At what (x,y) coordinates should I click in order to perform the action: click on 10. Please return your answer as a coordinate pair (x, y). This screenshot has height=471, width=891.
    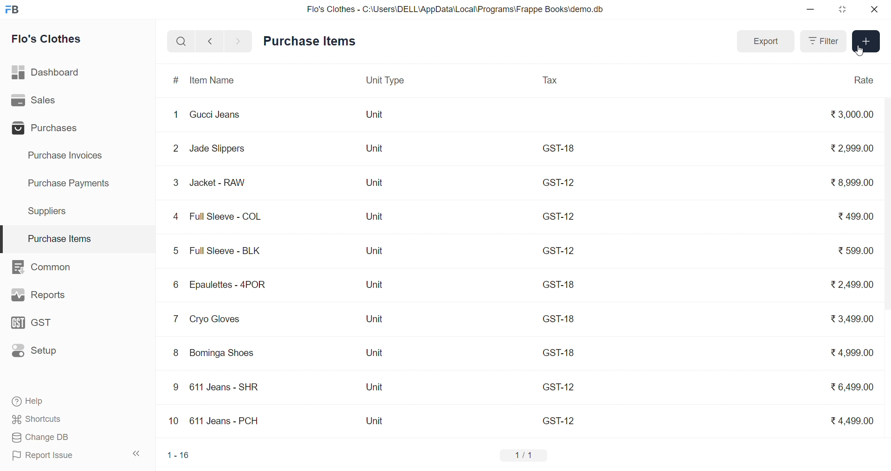
    Looking at the image, I should click on (173, 420).